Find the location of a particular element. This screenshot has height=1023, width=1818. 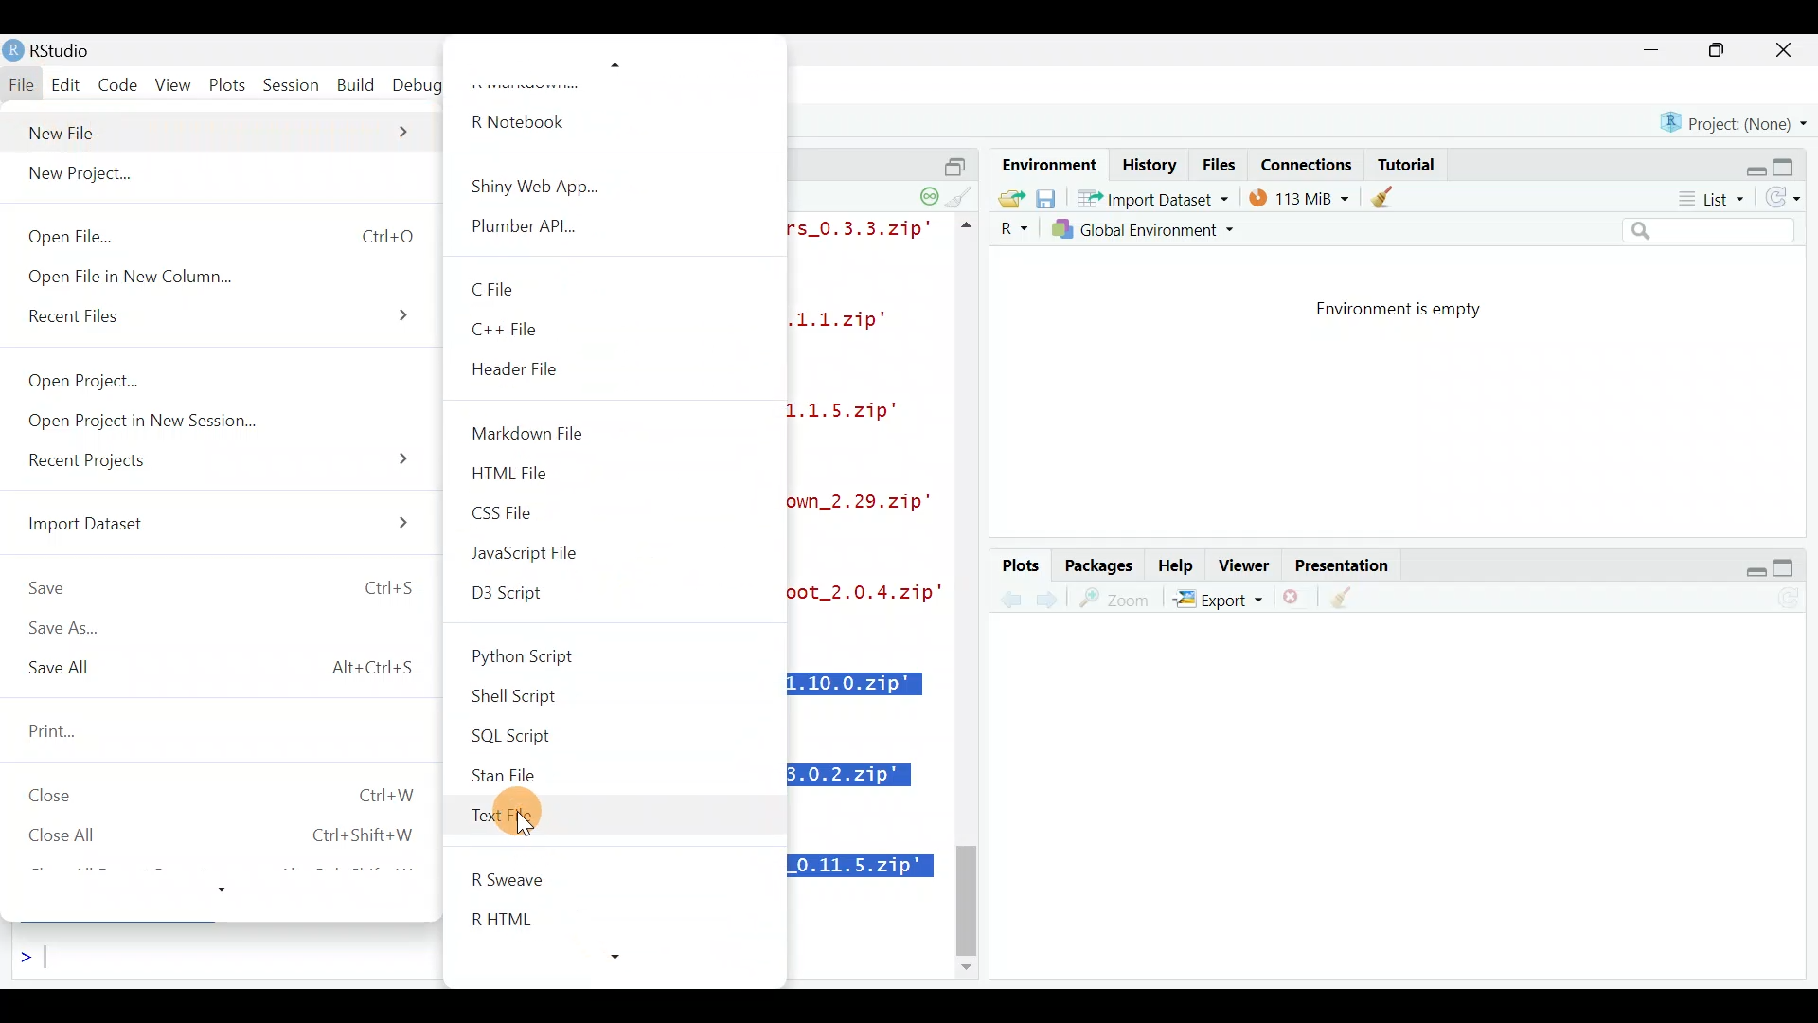

Open Project... is located at coordinates (100, 380).